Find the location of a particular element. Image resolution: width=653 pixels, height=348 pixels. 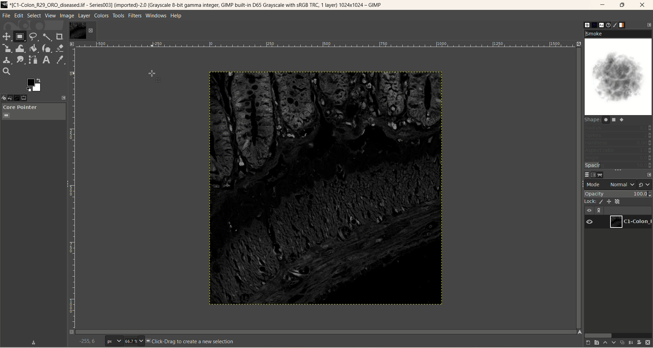

scale bar is located at coordinates (74, 190).